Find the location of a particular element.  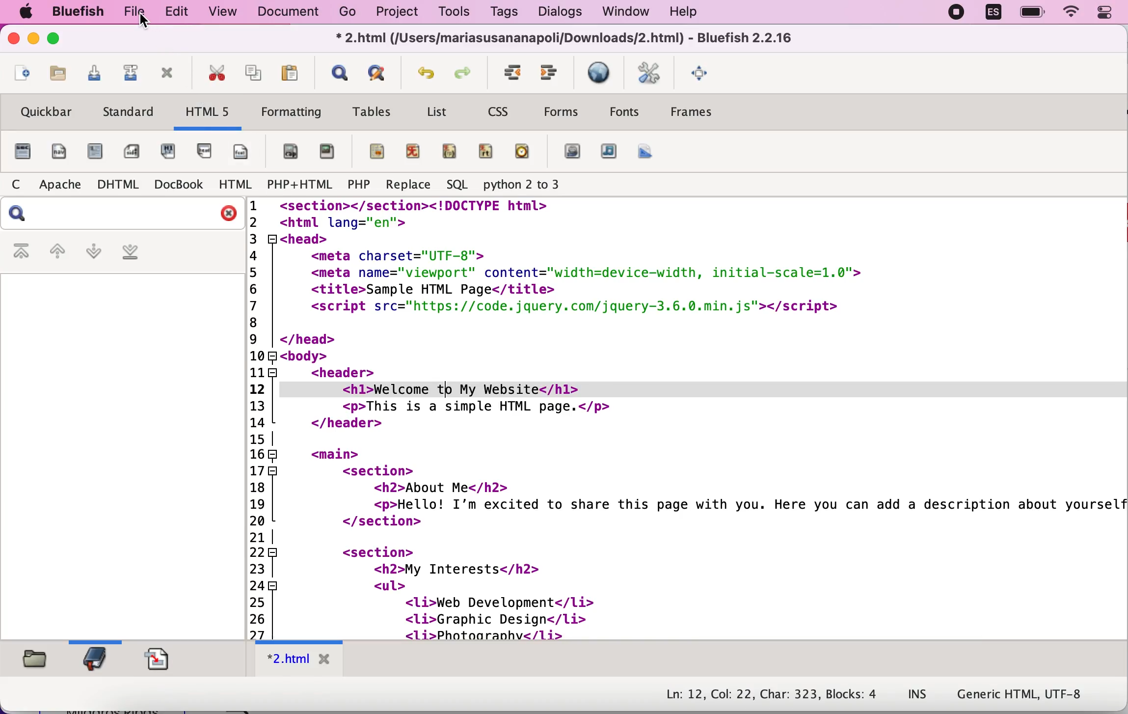

wifi is located at coordinates (1073, 14).